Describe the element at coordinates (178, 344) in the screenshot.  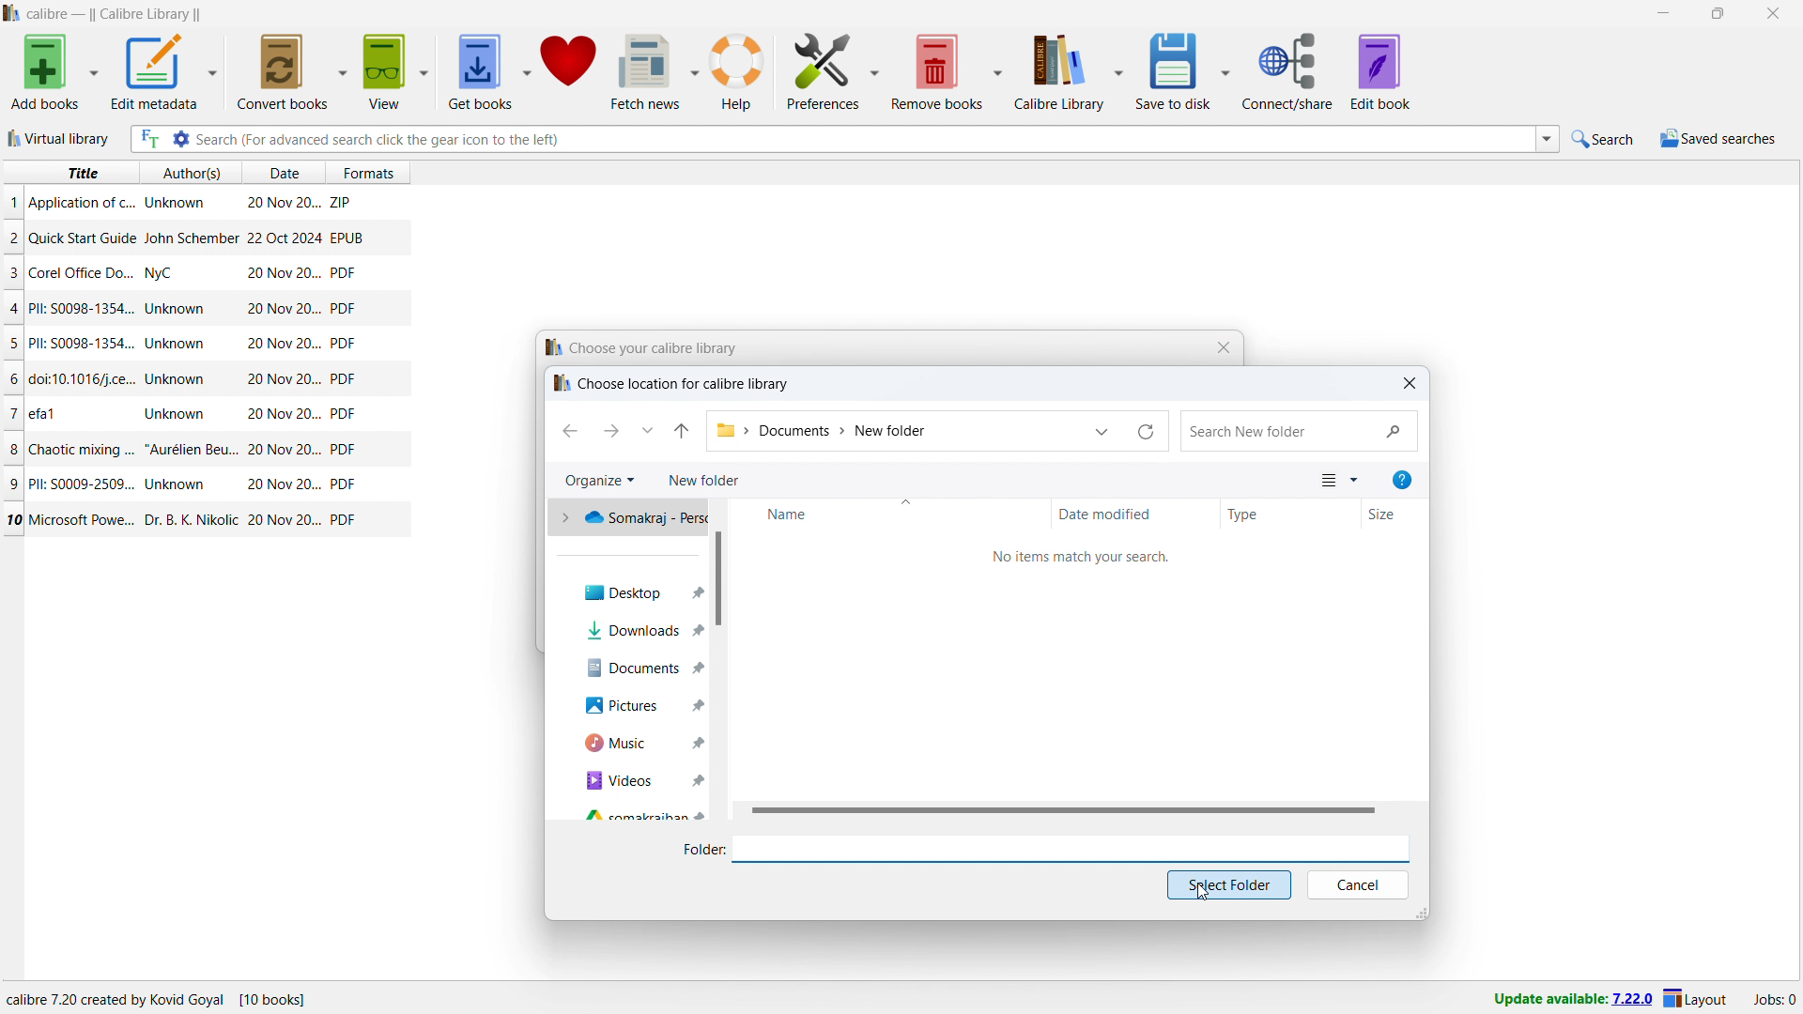
I see `Author` at that location.